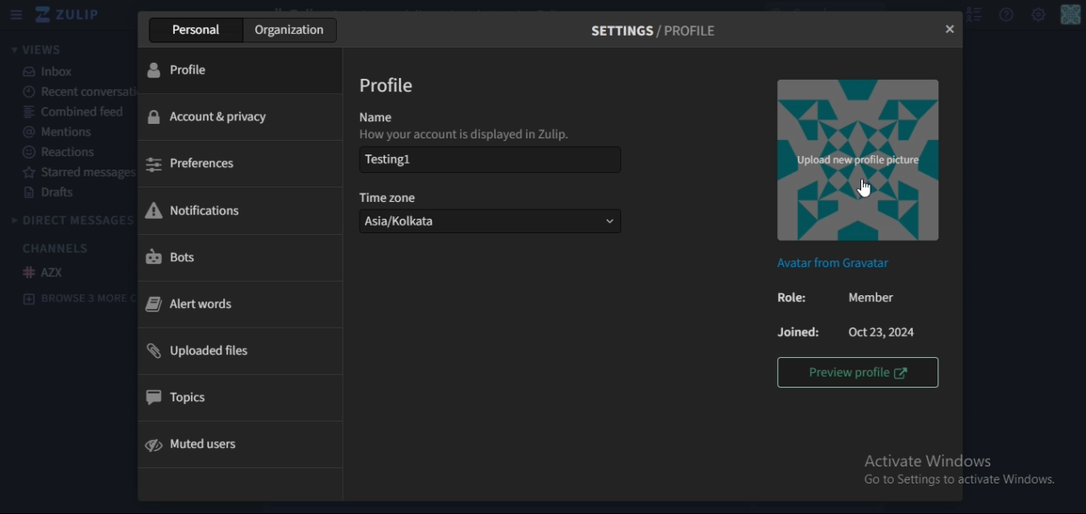  What do you see at coordinates (1038, 16) in the screenshot?
I see `main menu` at bounding box center [1038, 16].